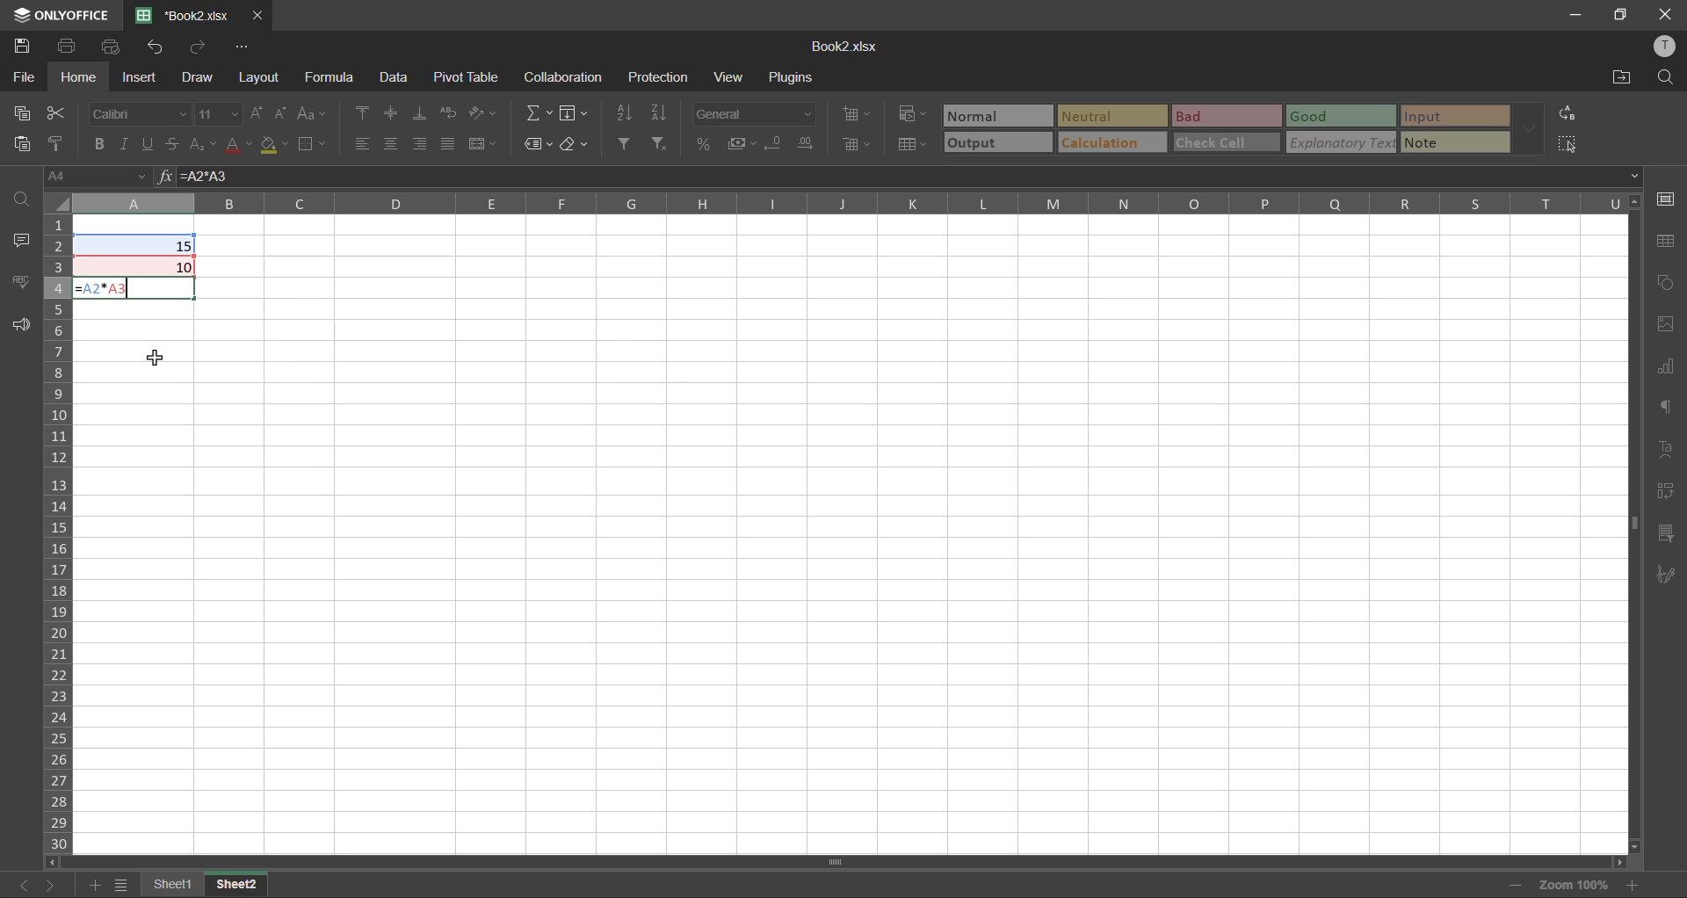 The width and height of the screenshot is (1687, 898). I want to click on clear all, so click(576, 146).